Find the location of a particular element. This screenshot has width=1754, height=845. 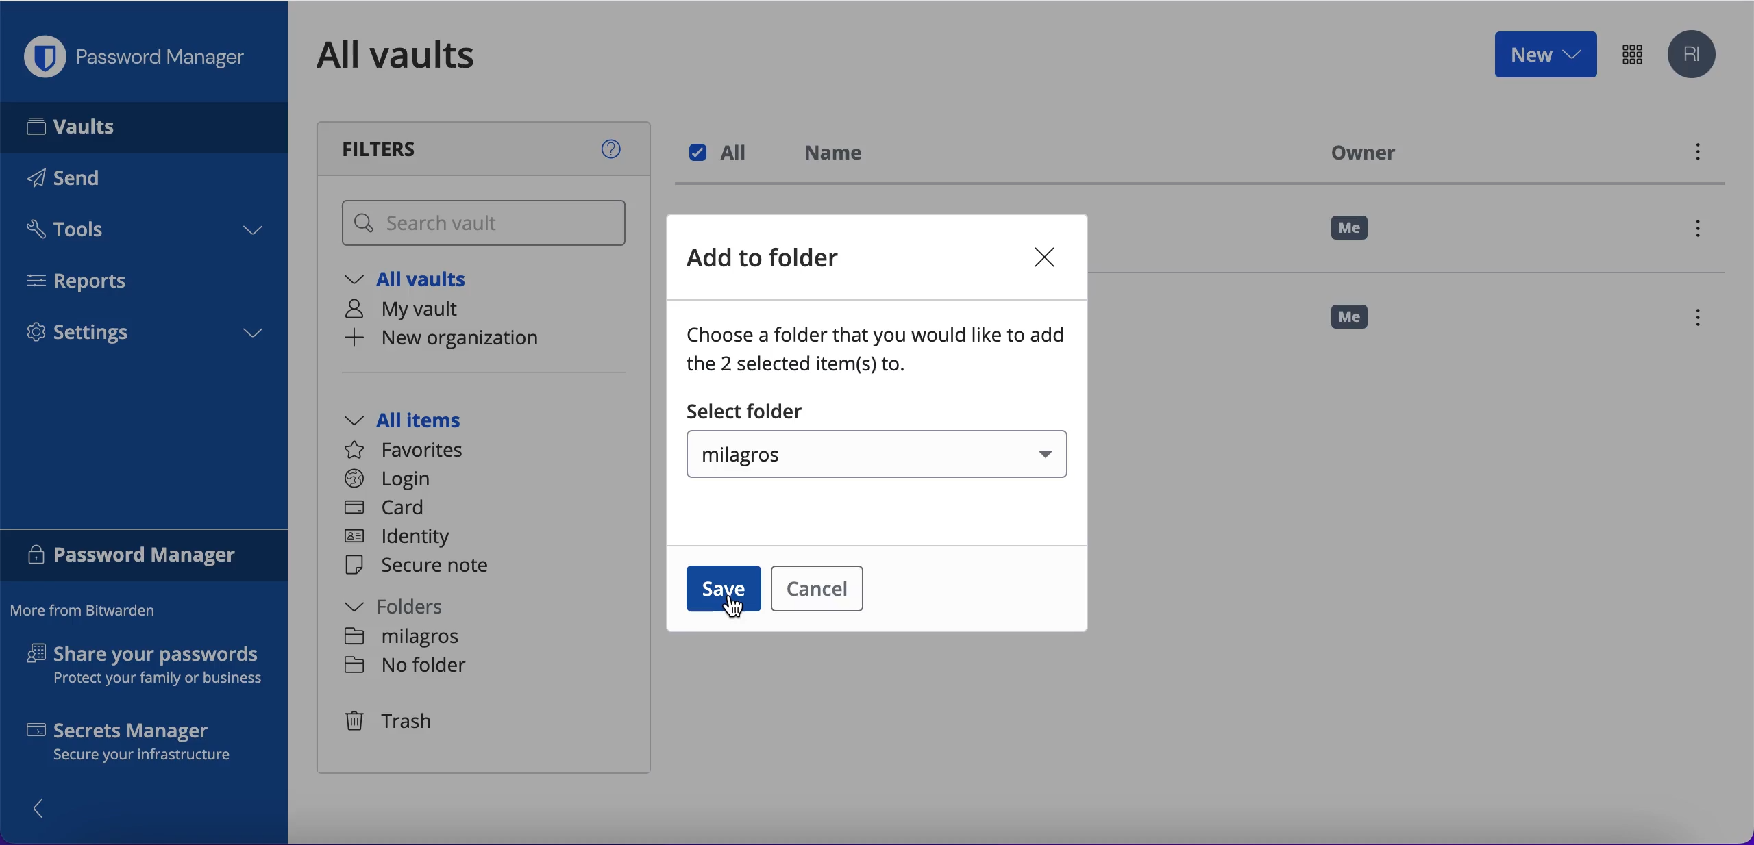

select folder is located at coordinates (747, 412).